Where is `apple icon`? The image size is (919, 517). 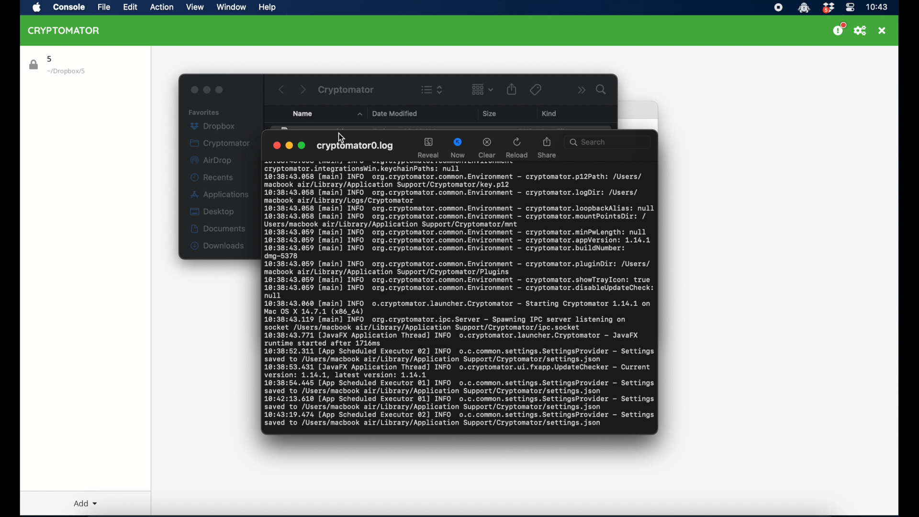
apple icon is located at coordinates (37, 8).